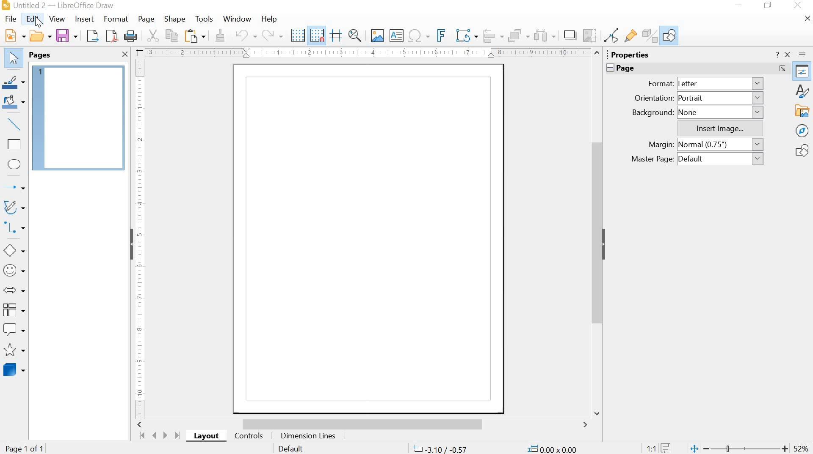 This screenshot has width=813, height=454. What do you see at coordinates (803, 54) in the screenshot?
I see `Sidebar Settings` at bounding box center [803, 54].